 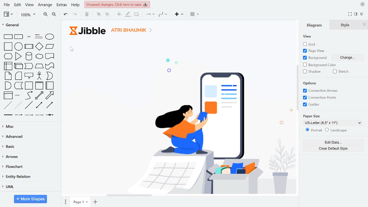 What do you see at coordinates (311, 72) in the screenshot?
I see `shadow` at bounding box center [311, 72].